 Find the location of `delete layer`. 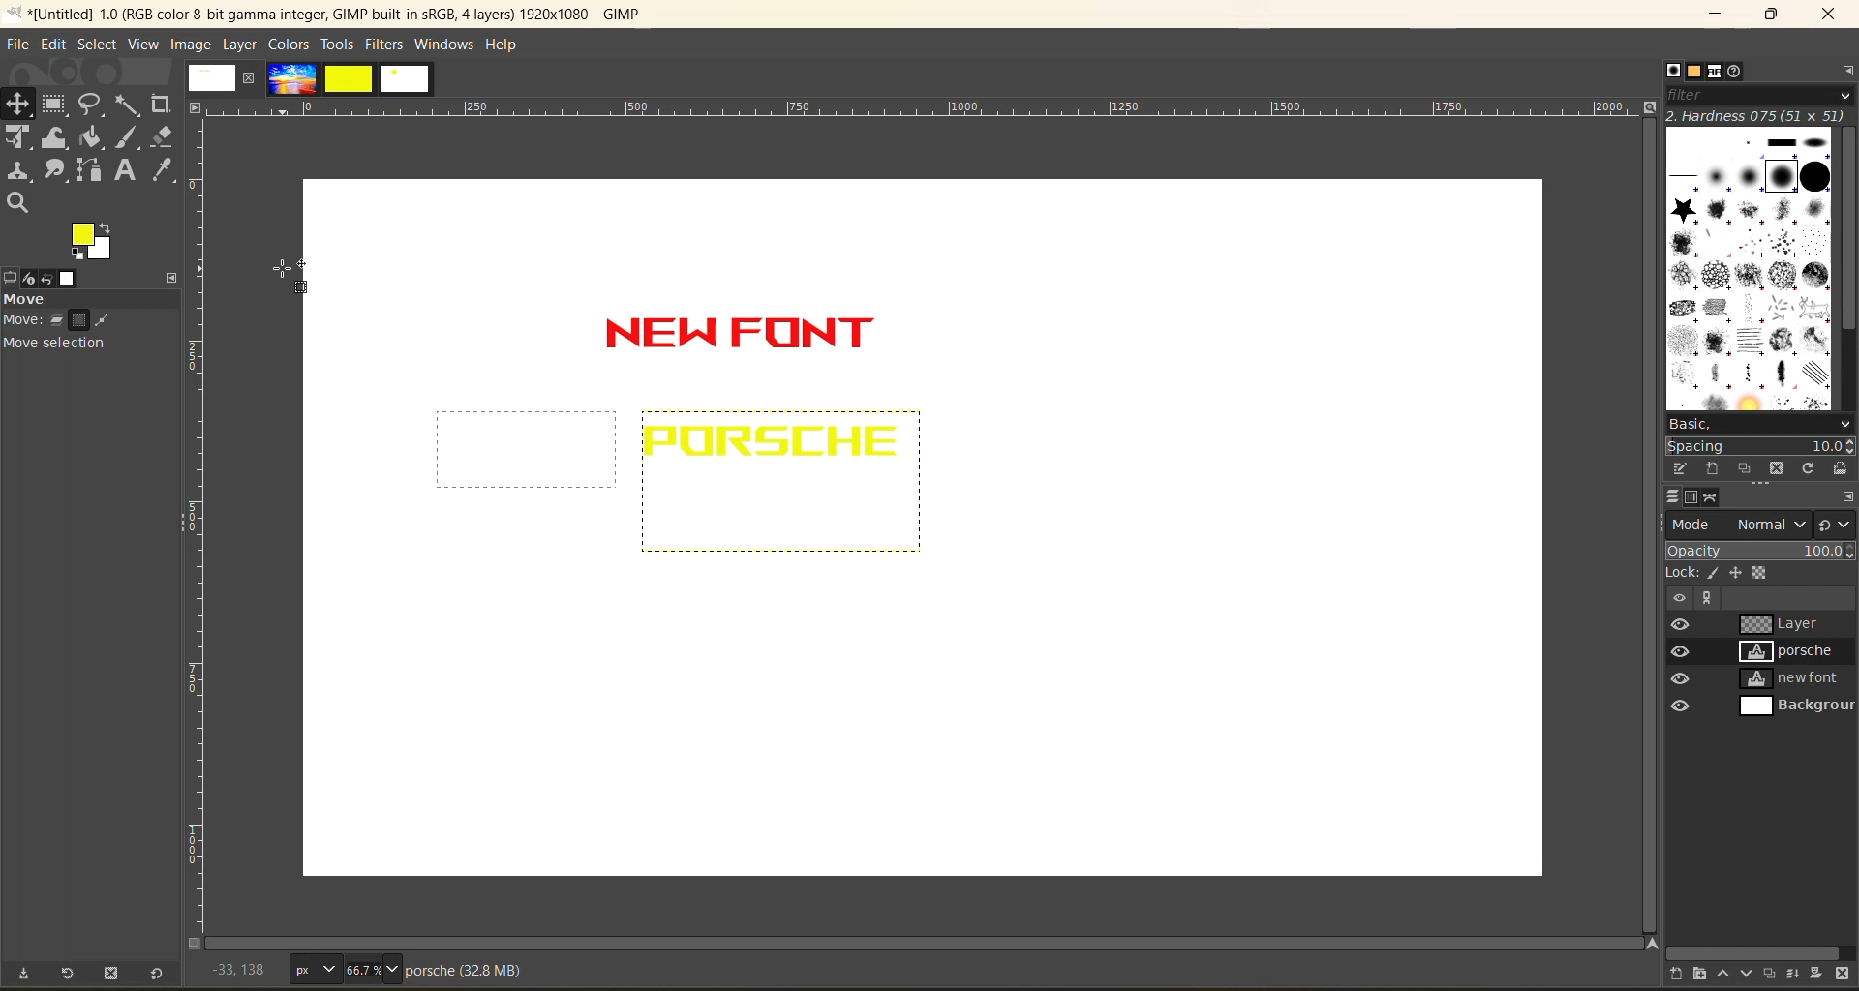

delete layer is located at coordinates (1847, 975).